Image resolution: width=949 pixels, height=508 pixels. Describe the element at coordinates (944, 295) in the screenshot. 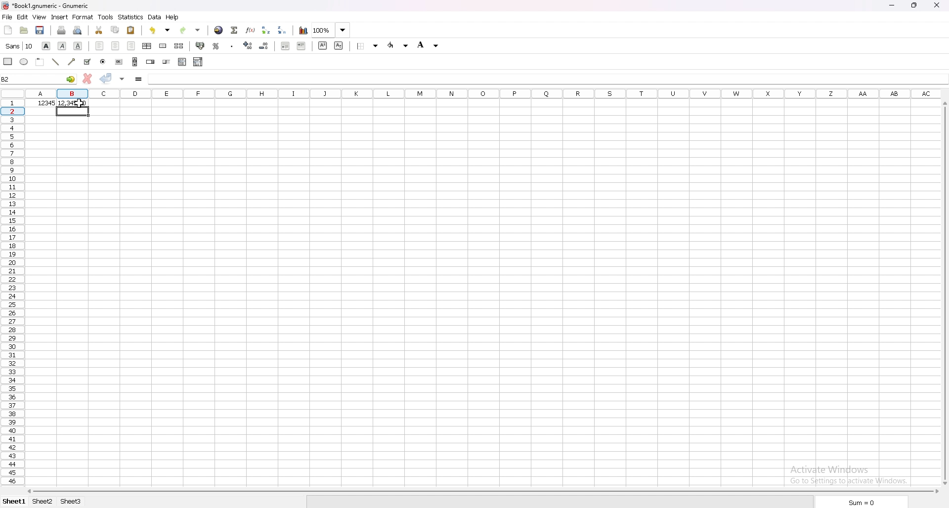

I see `scroll bar` at that location.